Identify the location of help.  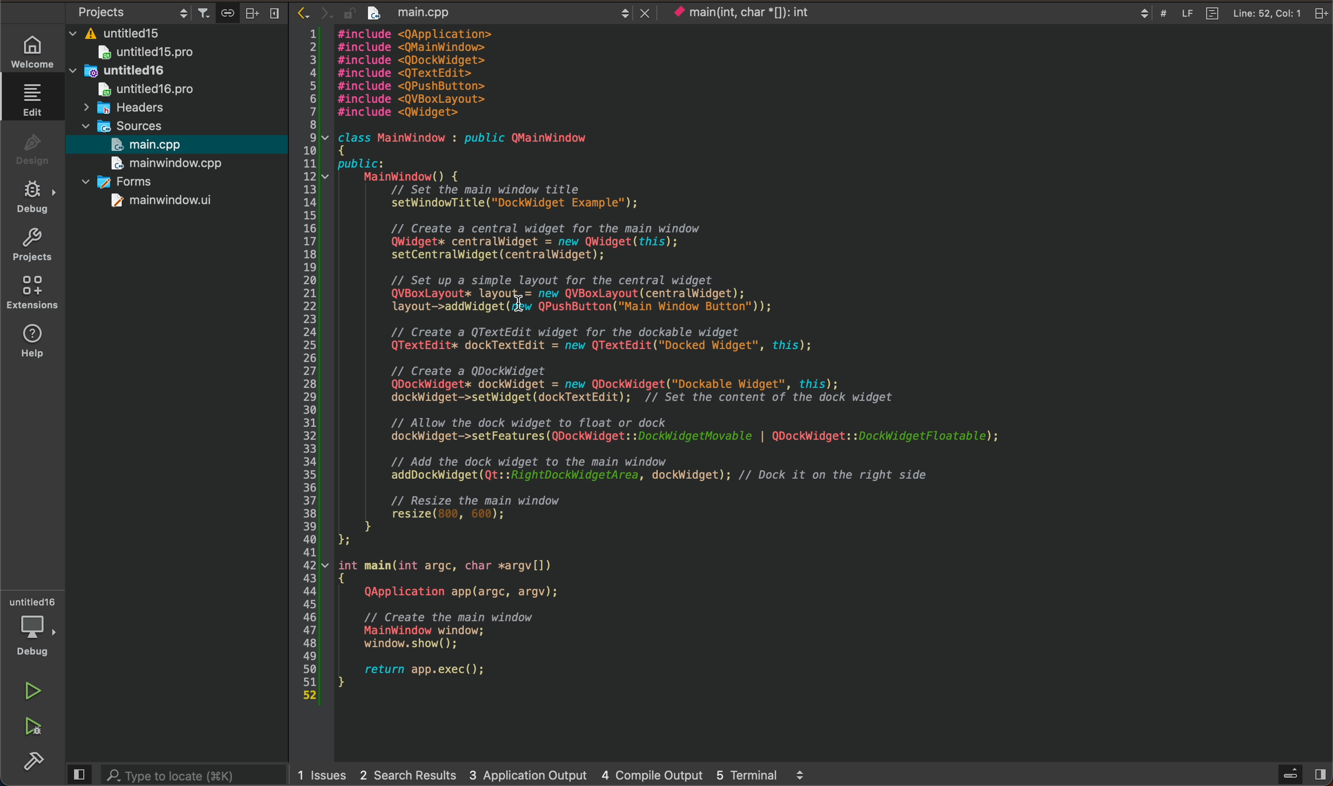
(31, 345).